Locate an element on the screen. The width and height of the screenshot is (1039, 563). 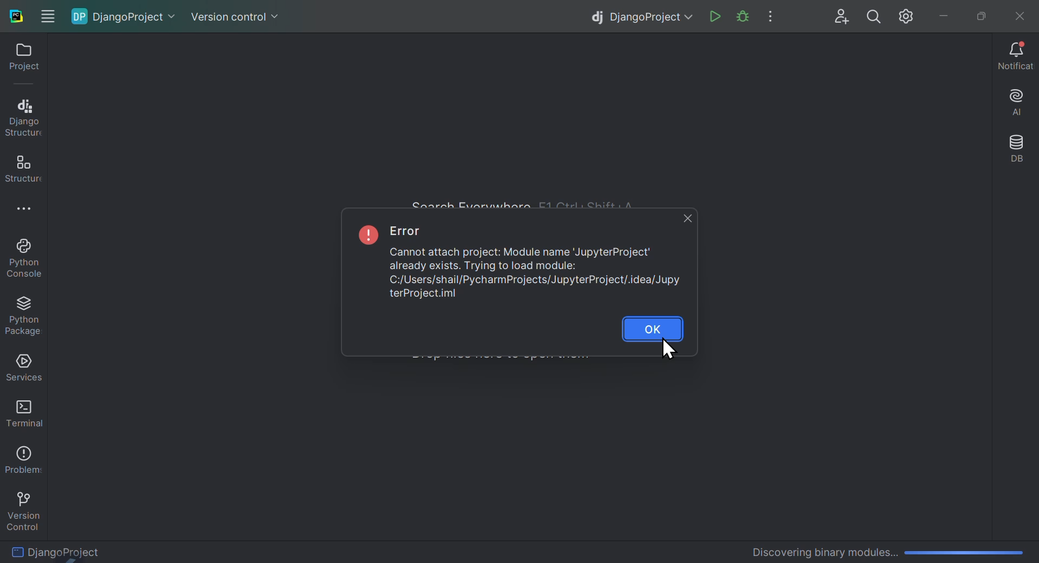
AI assistant is located at coordinates (1013, 104).